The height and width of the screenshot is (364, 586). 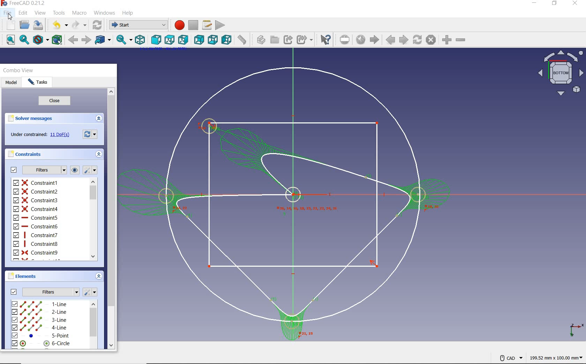 I want to click on macros, so click(x=206, y=25).